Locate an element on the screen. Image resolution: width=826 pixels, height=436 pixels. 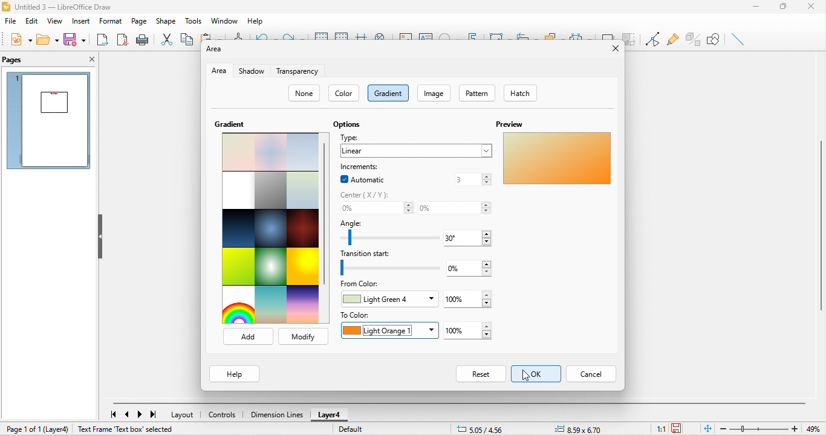
export directly as pdf is located at coordinates (123, 41).